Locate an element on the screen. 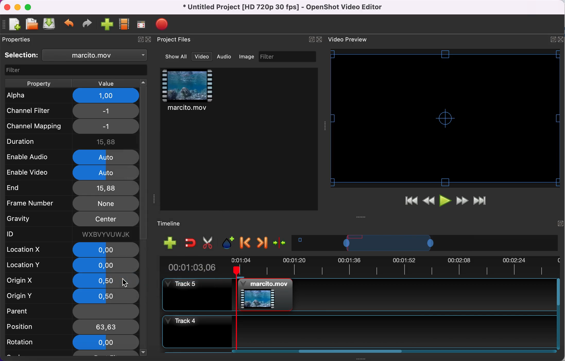  value is located at coordinates (105, 84).